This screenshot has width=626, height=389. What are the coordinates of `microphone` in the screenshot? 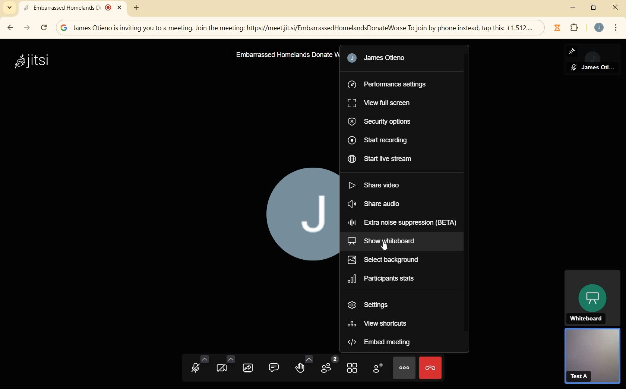 It's located at (198, 365).